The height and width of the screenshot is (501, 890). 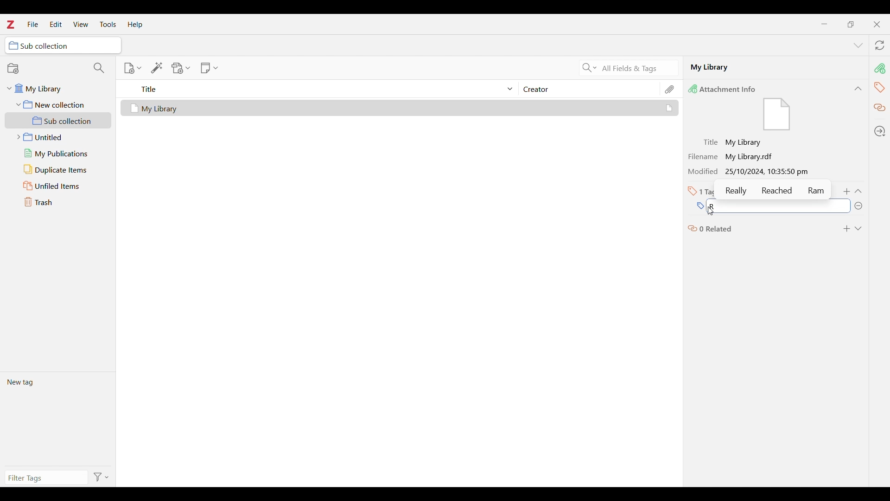 I want to click on Creator column, so click(x=589, y=89).